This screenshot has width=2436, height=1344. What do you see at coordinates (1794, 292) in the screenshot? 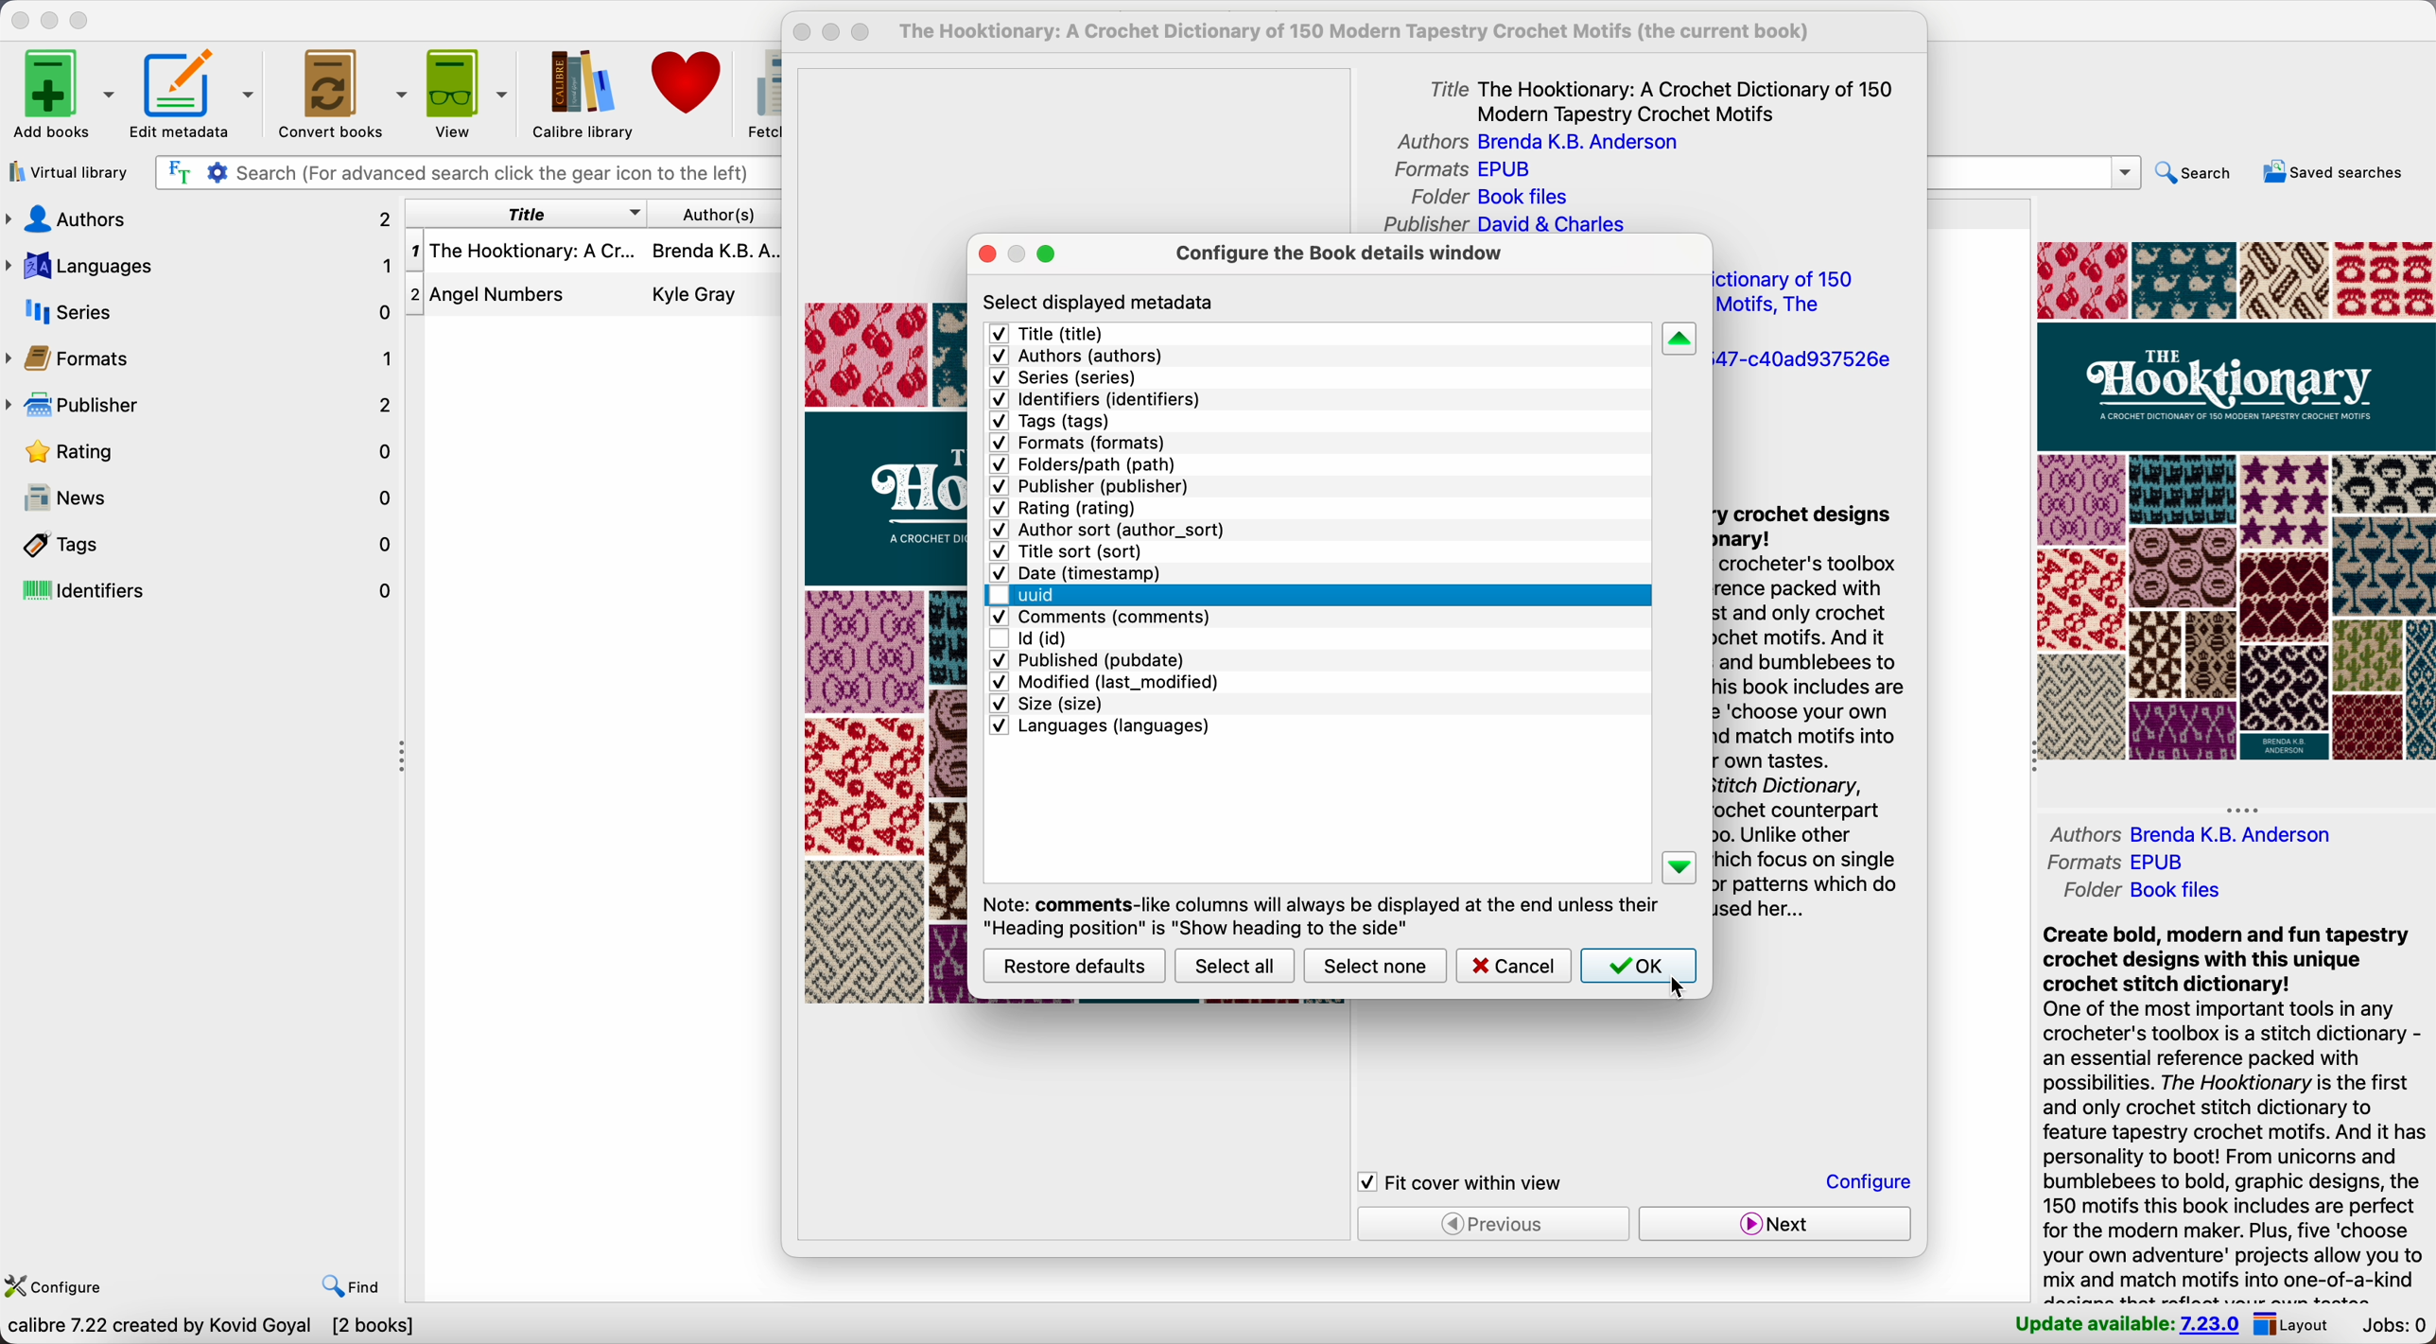
I see `title sort` at bounding box center [1794, 292].